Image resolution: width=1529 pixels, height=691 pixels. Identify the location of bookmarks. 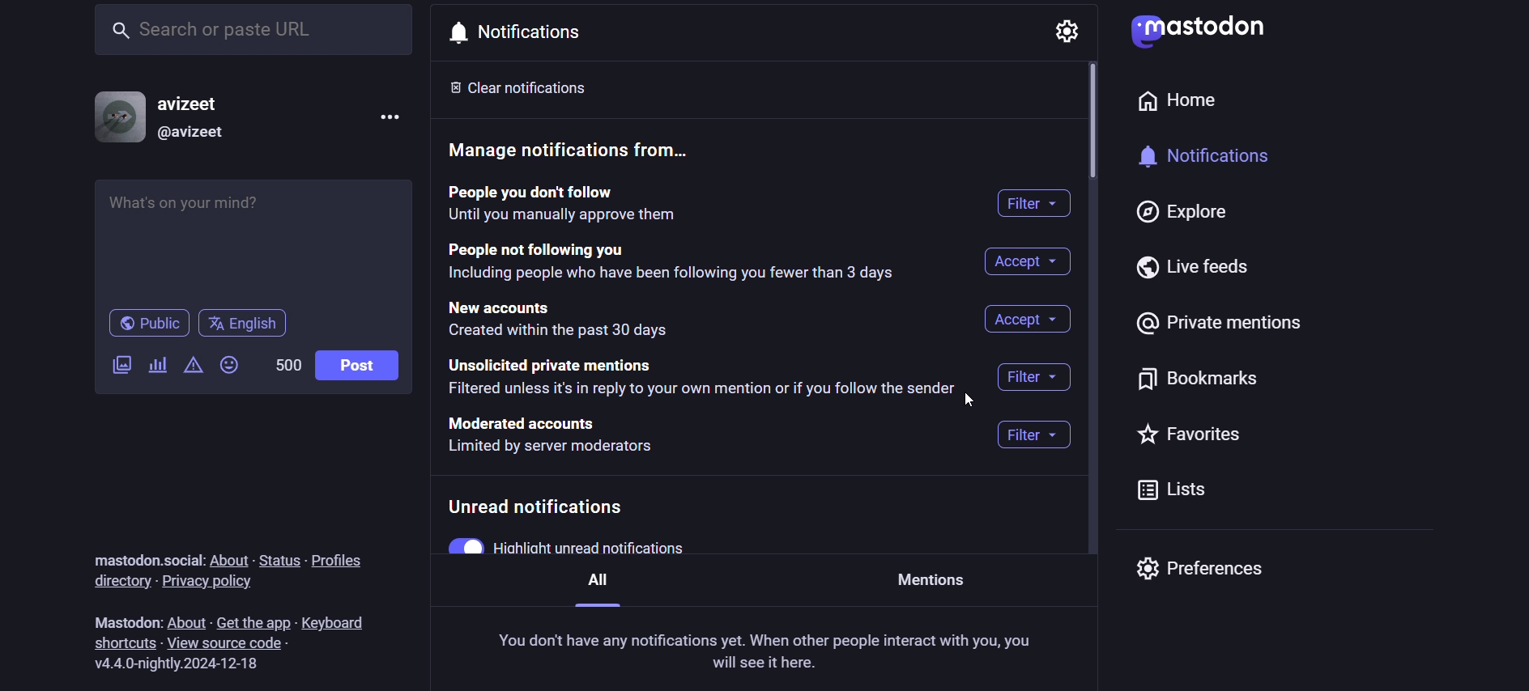
(1202, 378).